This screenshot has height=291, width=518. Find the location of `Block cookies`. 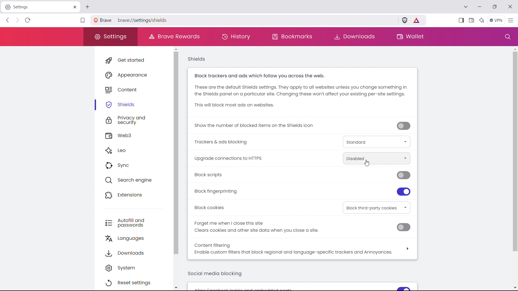

Block cookies is located at coordinates (210, 207).